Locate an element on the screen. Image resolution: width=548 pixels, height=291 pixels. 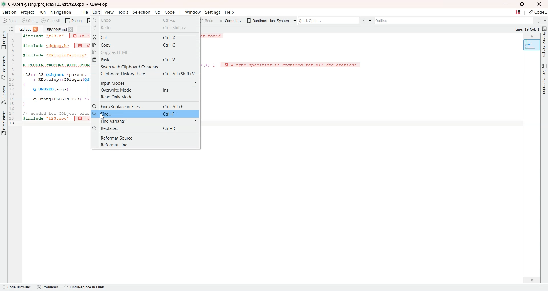
Reformat Source is located at coordinates (145, 138).